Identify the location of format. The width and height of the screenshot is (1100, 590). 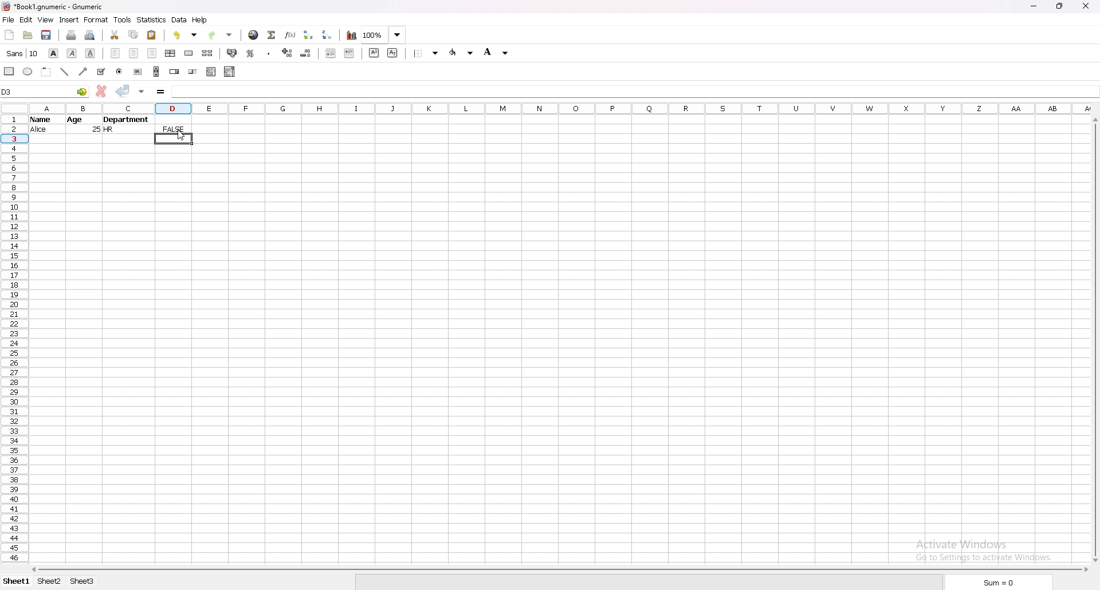
(96, 19).